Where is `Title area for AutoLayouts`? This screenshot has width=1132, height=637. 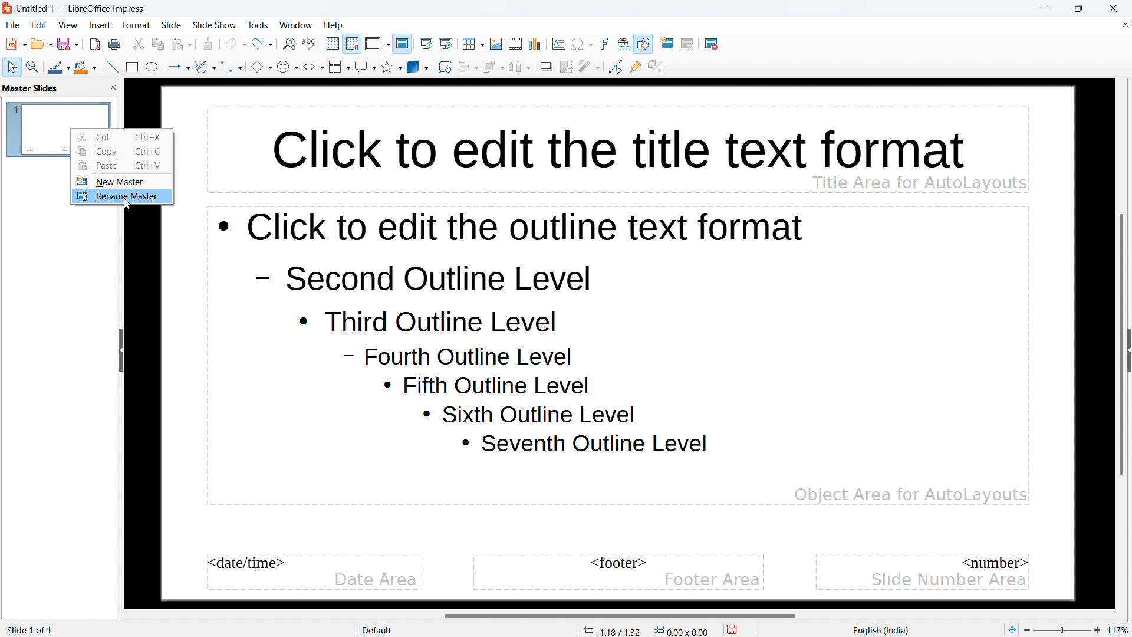 Title area for AutoLayouts is located at coordinates (919, 182).